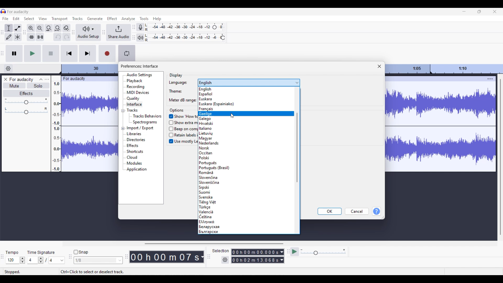 The width and height of the screenshot is (503, 283). I want to click on [Norsk, so click(205, 149).